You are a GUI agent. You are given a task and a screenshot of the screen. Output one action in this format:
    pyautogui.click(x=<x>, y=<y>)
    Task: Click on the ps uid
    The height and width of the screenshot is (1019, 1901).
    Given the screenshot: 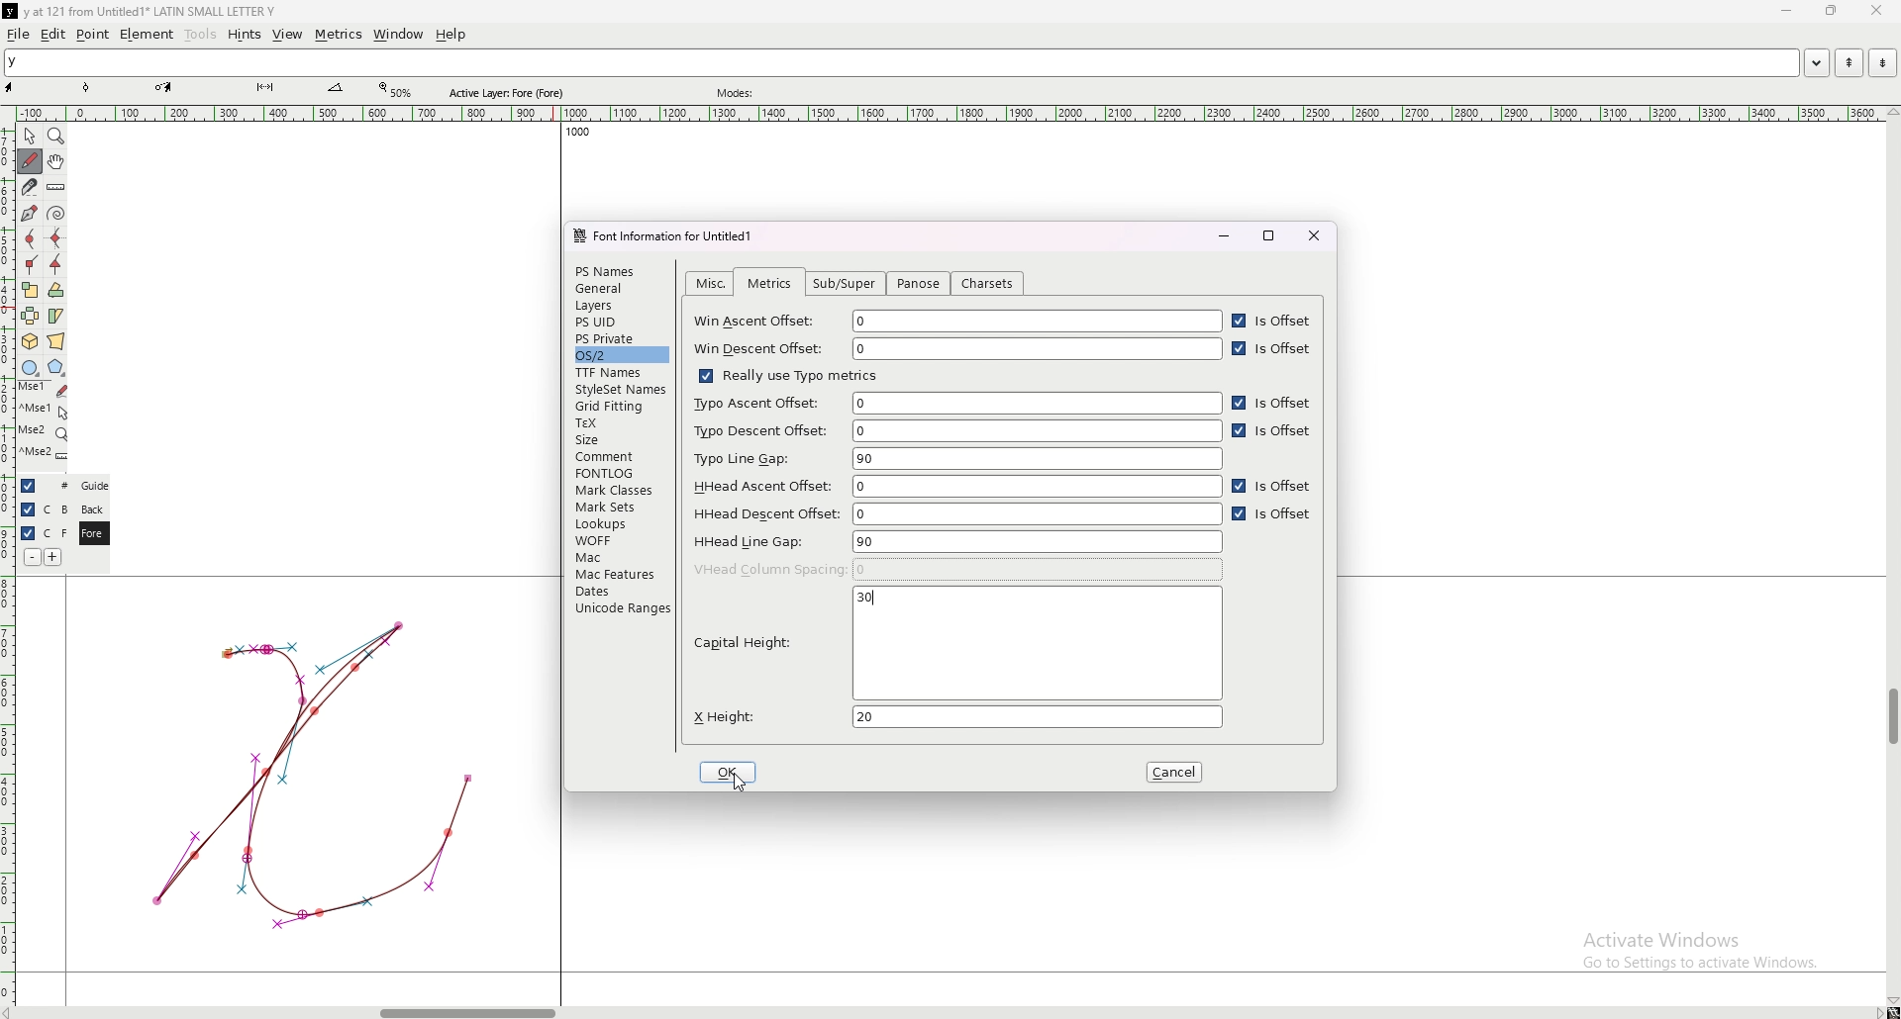 What is the action you would take?
    pyautogui.click(x=621, y=323)
    